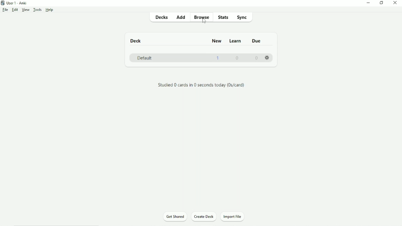 The height and width of the screenshot is (226, 402). I want to click on Default, so click(145, 58).